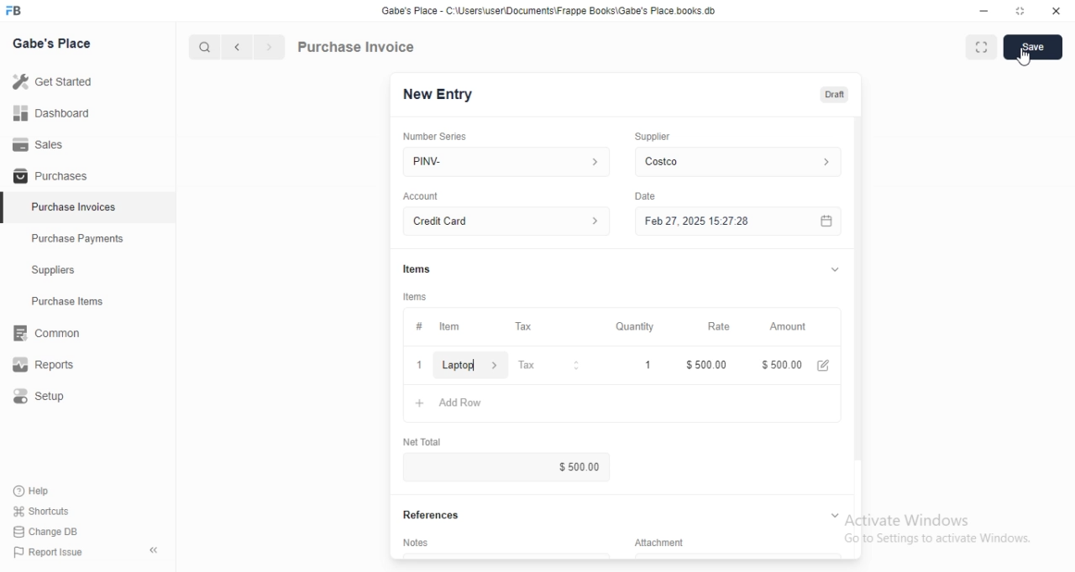  Describe the element at coordinates (88, 301) in the screenshot. I see `Purchase Items` at that location.